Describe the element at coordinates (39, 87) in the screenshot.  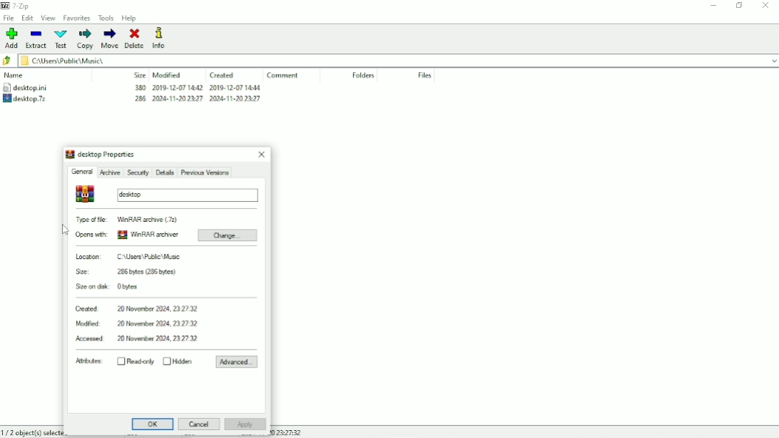
I see `desktop.ini` at that location.